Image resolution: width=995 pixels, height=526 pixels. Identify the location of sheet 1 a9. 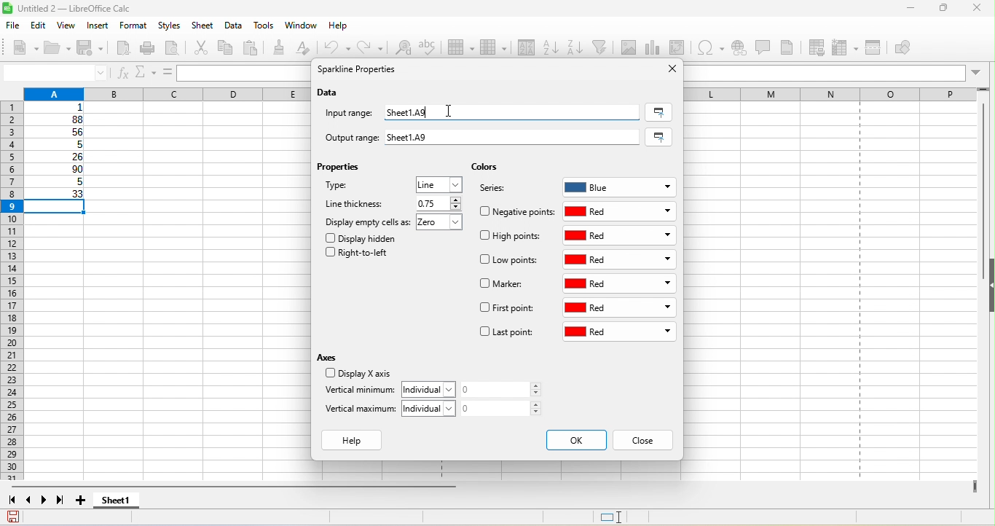
(508, 111).